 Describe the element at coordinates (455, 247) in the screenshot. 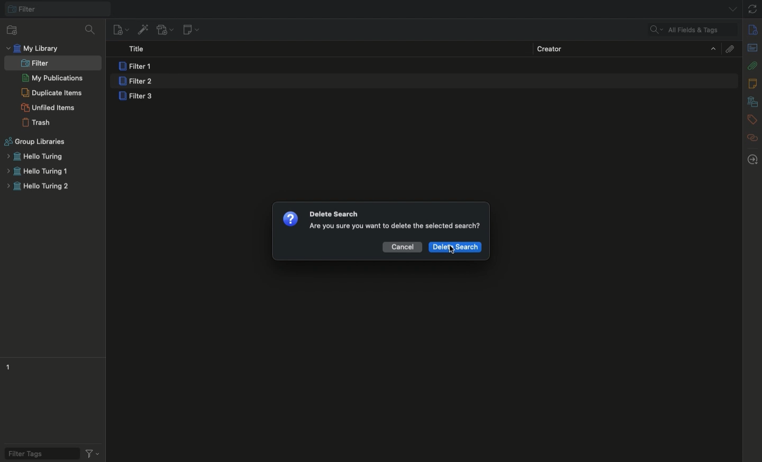

I see `Delete search` at that location.